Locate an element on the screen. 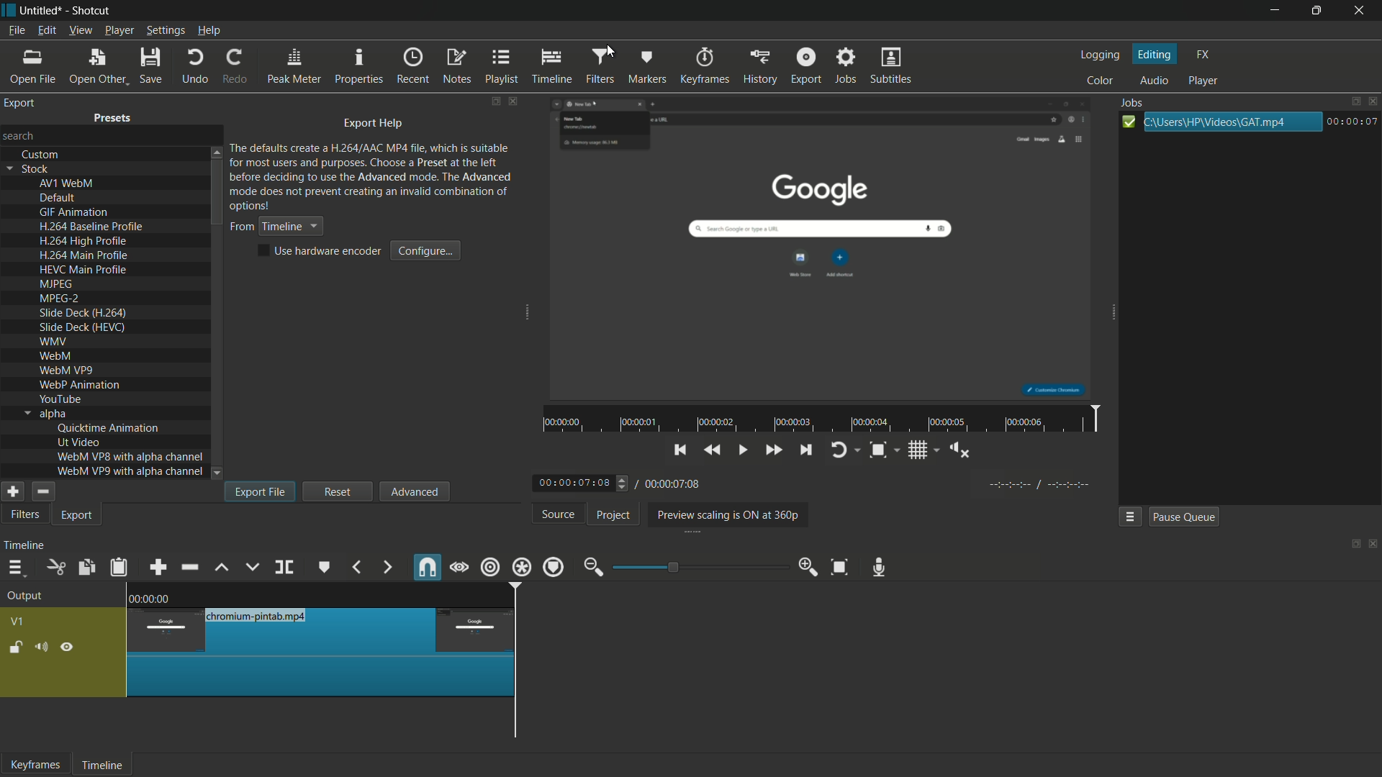 The image size is (1382, 777). history is located at coordinates (759, 65).